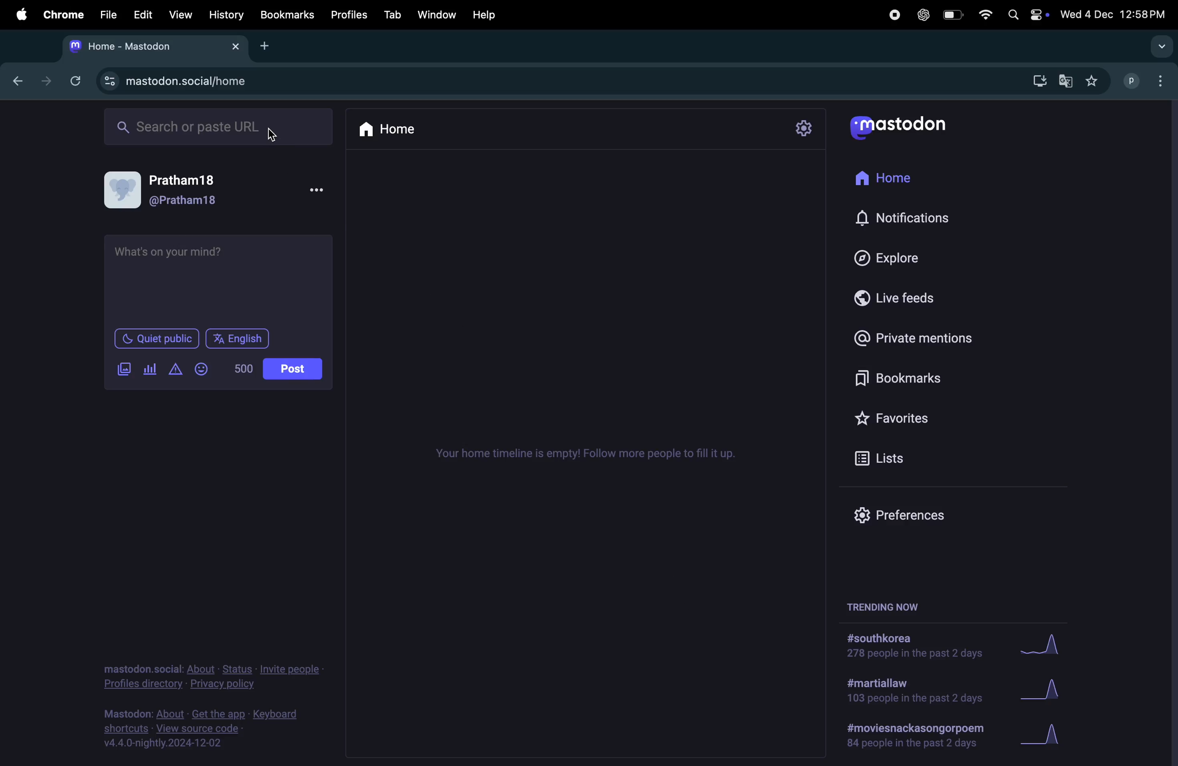 The height and width of the screenshot is (766, 1178). What do you see at coordinates (592, 452) in the screenshot?
I see `time line` at bounding box center [592, 452].